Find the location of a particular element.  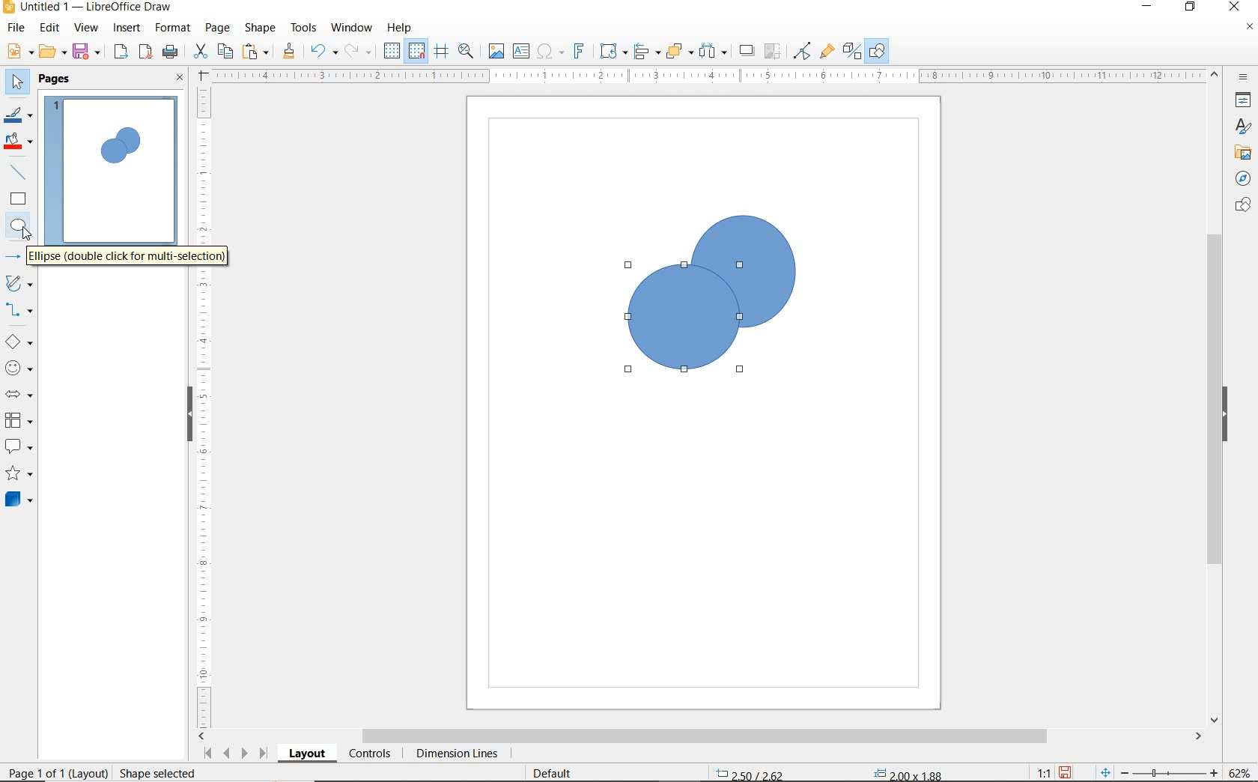

3D OBJECTS is located at coordinates (17, 501).